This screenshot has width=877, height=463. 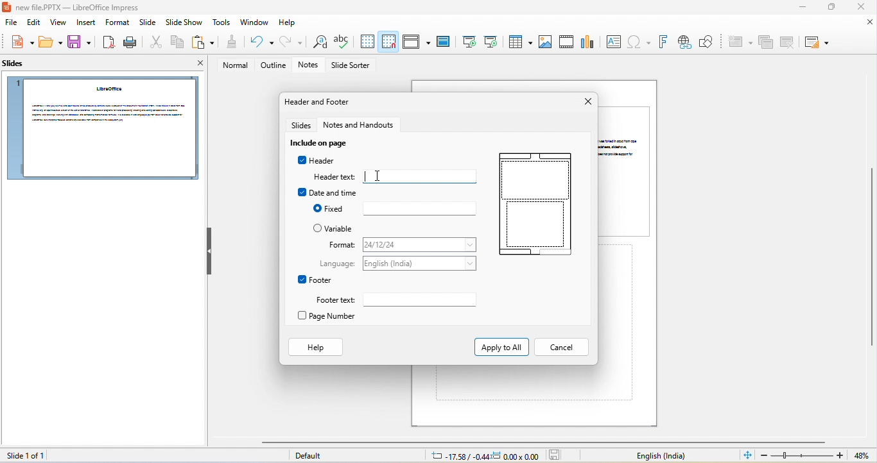 I want to click on special character, so click(x=639, y=42).